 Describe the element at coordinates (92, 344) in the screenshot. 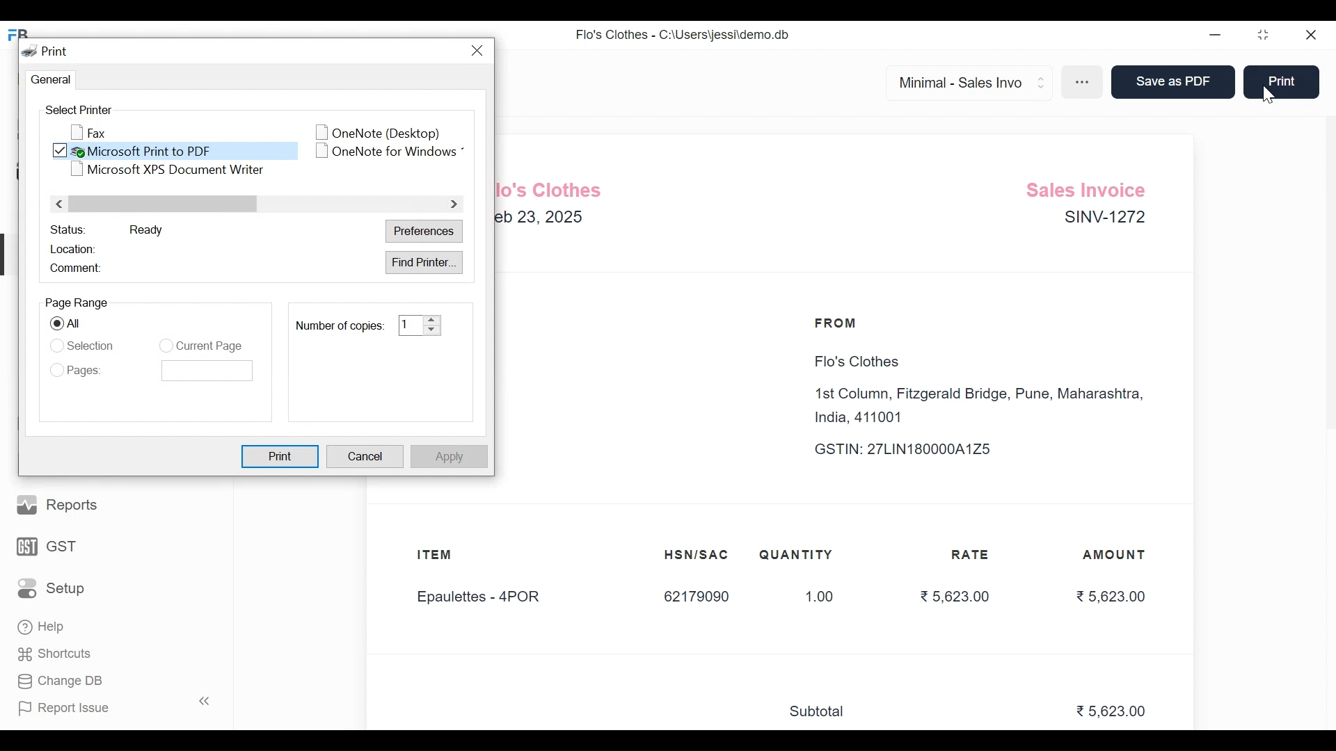

I see `Selection` at that location.